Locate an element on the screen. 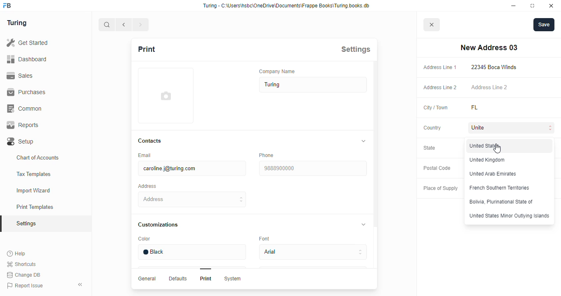 The height and width of the screenshot is (296, 561). turing is located at coordinates (16, 23).